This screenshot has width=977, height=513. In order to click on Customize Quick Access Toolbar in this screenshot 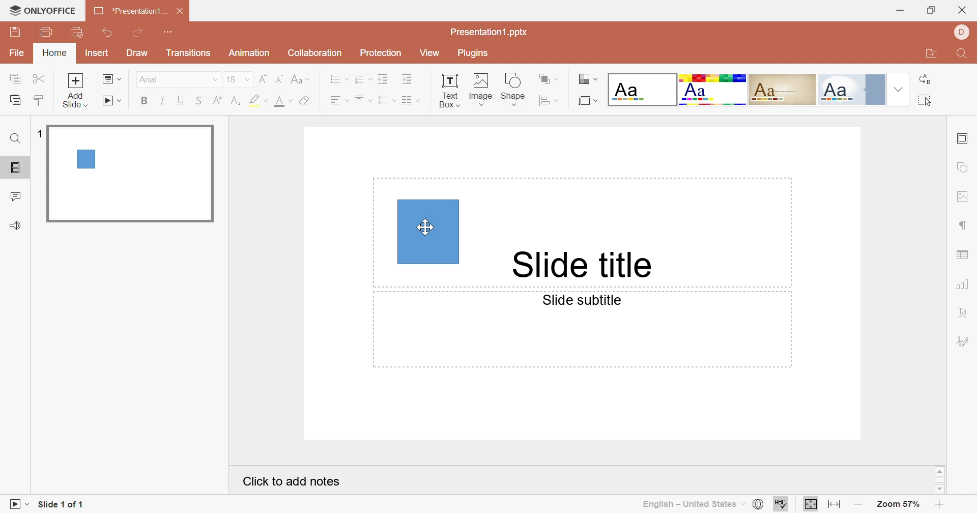, I will do `click(173, 33)`.